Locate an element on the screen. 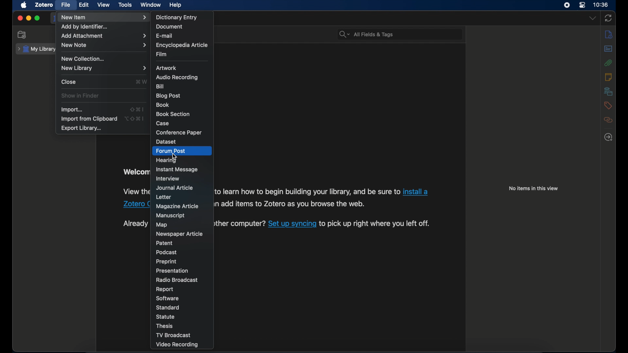  conference paper is located at coordinates (179, 132).